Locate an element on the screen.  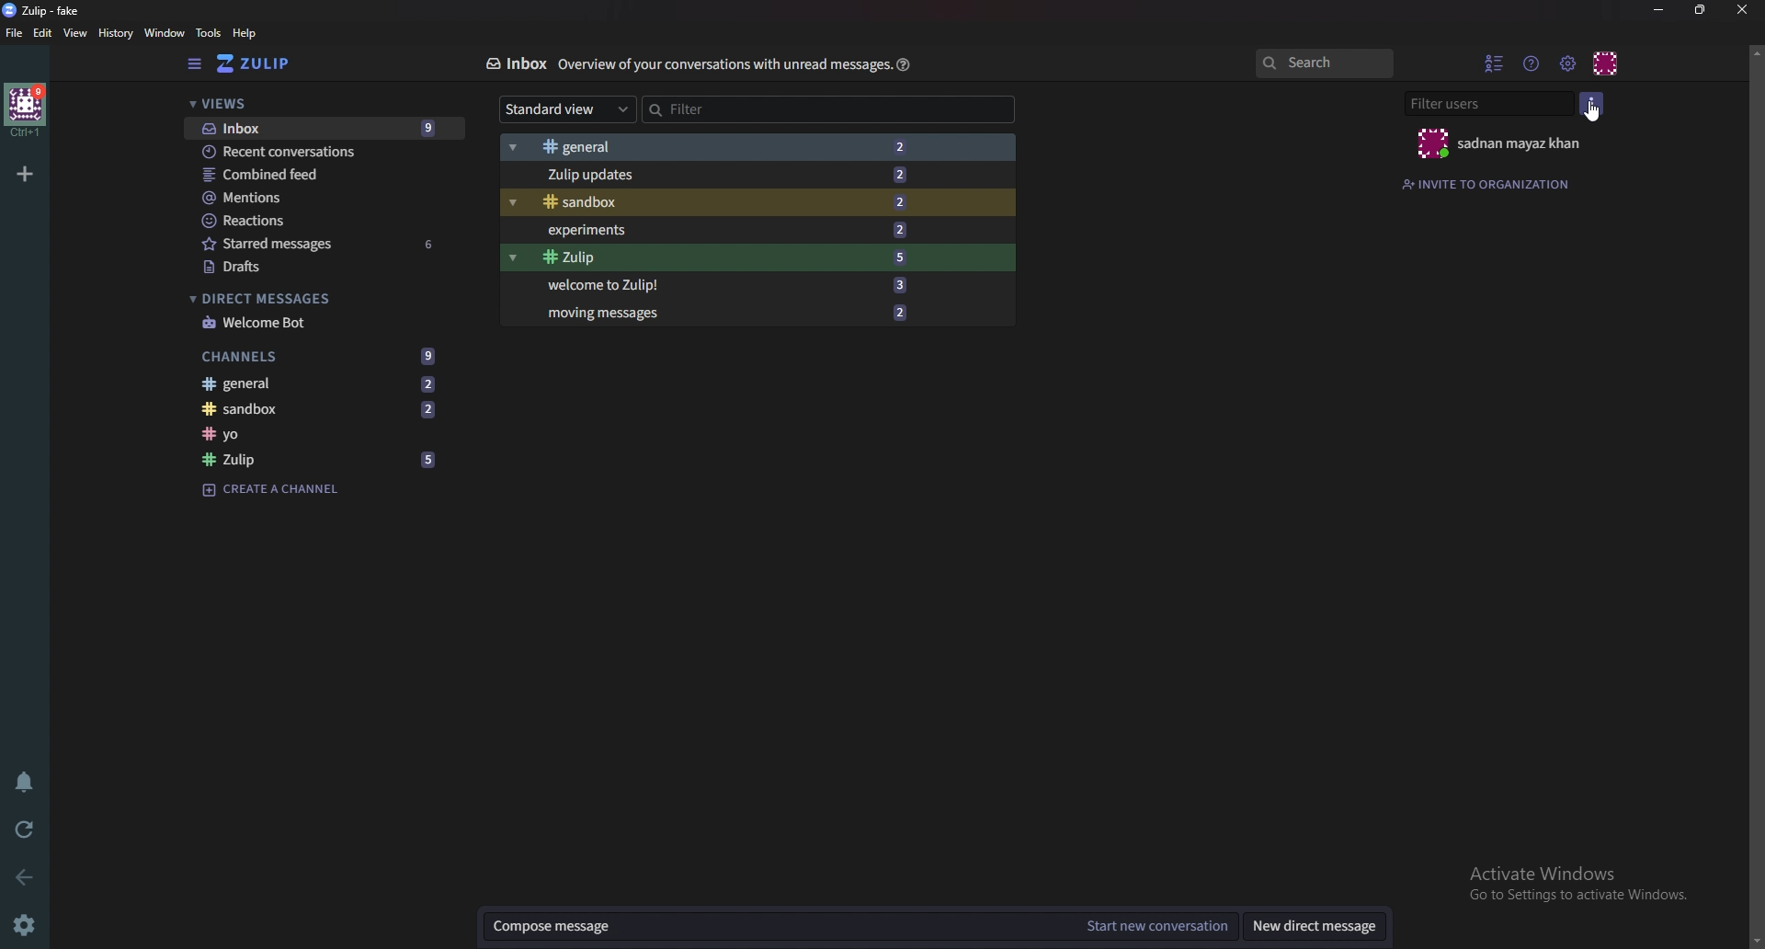
Zulip is located at coordinates (267, 64).